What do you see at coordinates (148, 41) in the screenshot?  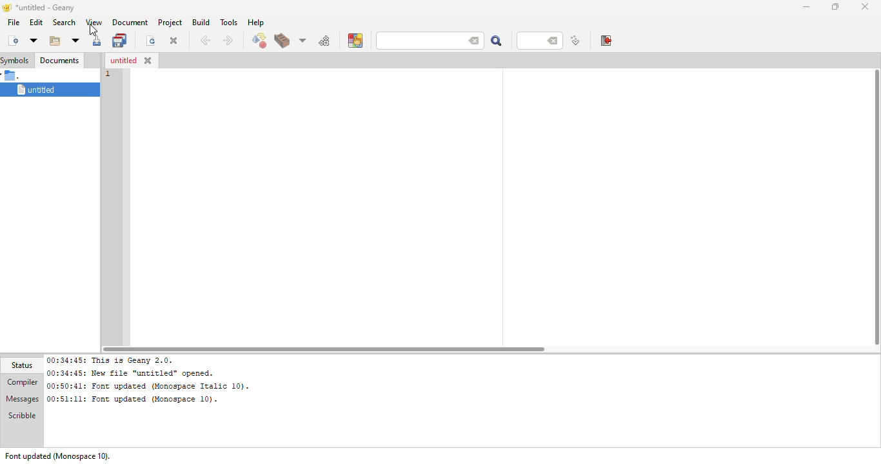 I see `reload` at bounding box center [148, 41].